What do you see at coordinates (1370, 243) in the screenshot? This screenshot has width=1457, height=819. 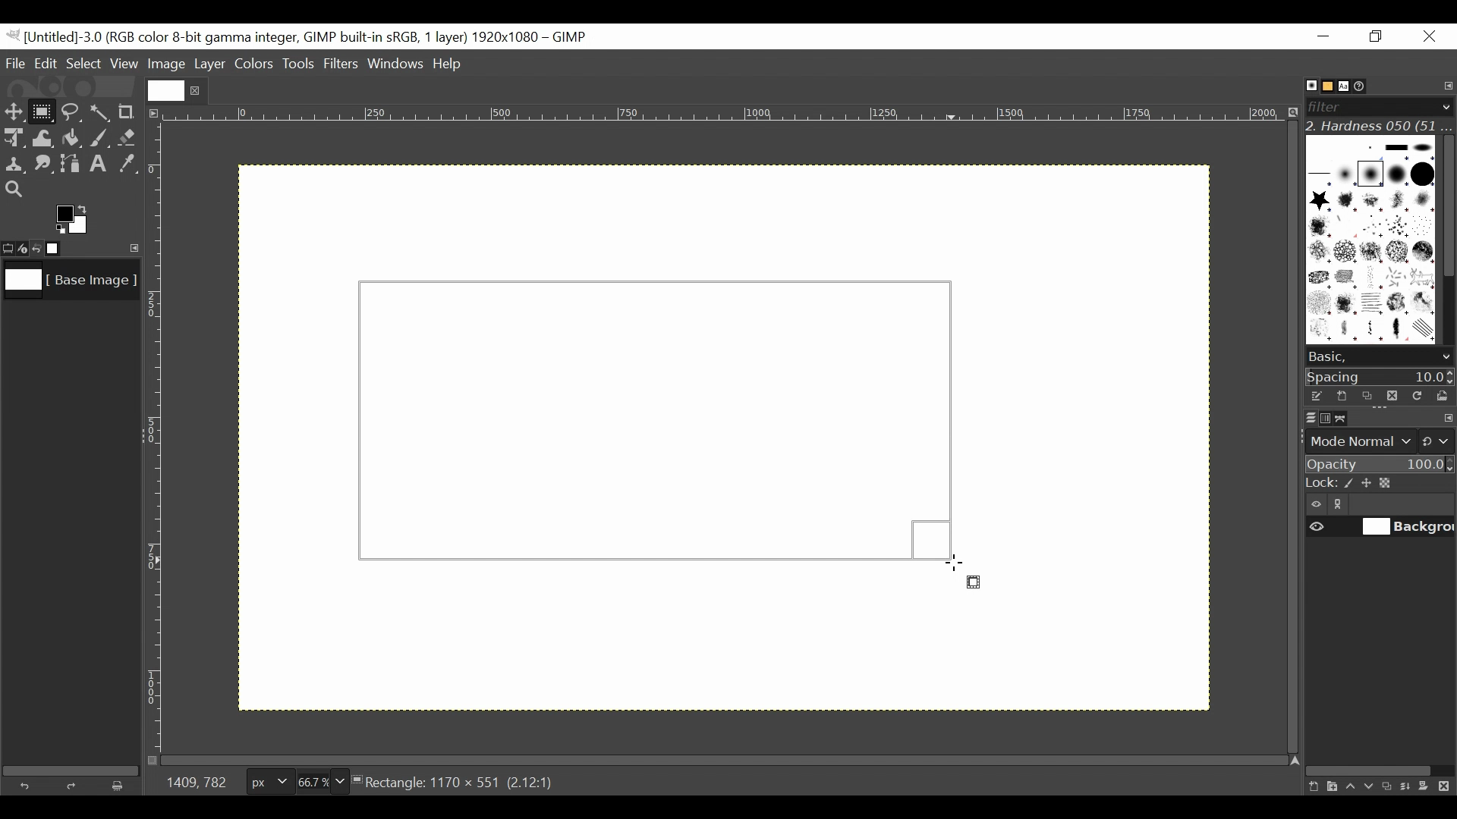 I see `Patterns` at bounding box center [1370, 243].